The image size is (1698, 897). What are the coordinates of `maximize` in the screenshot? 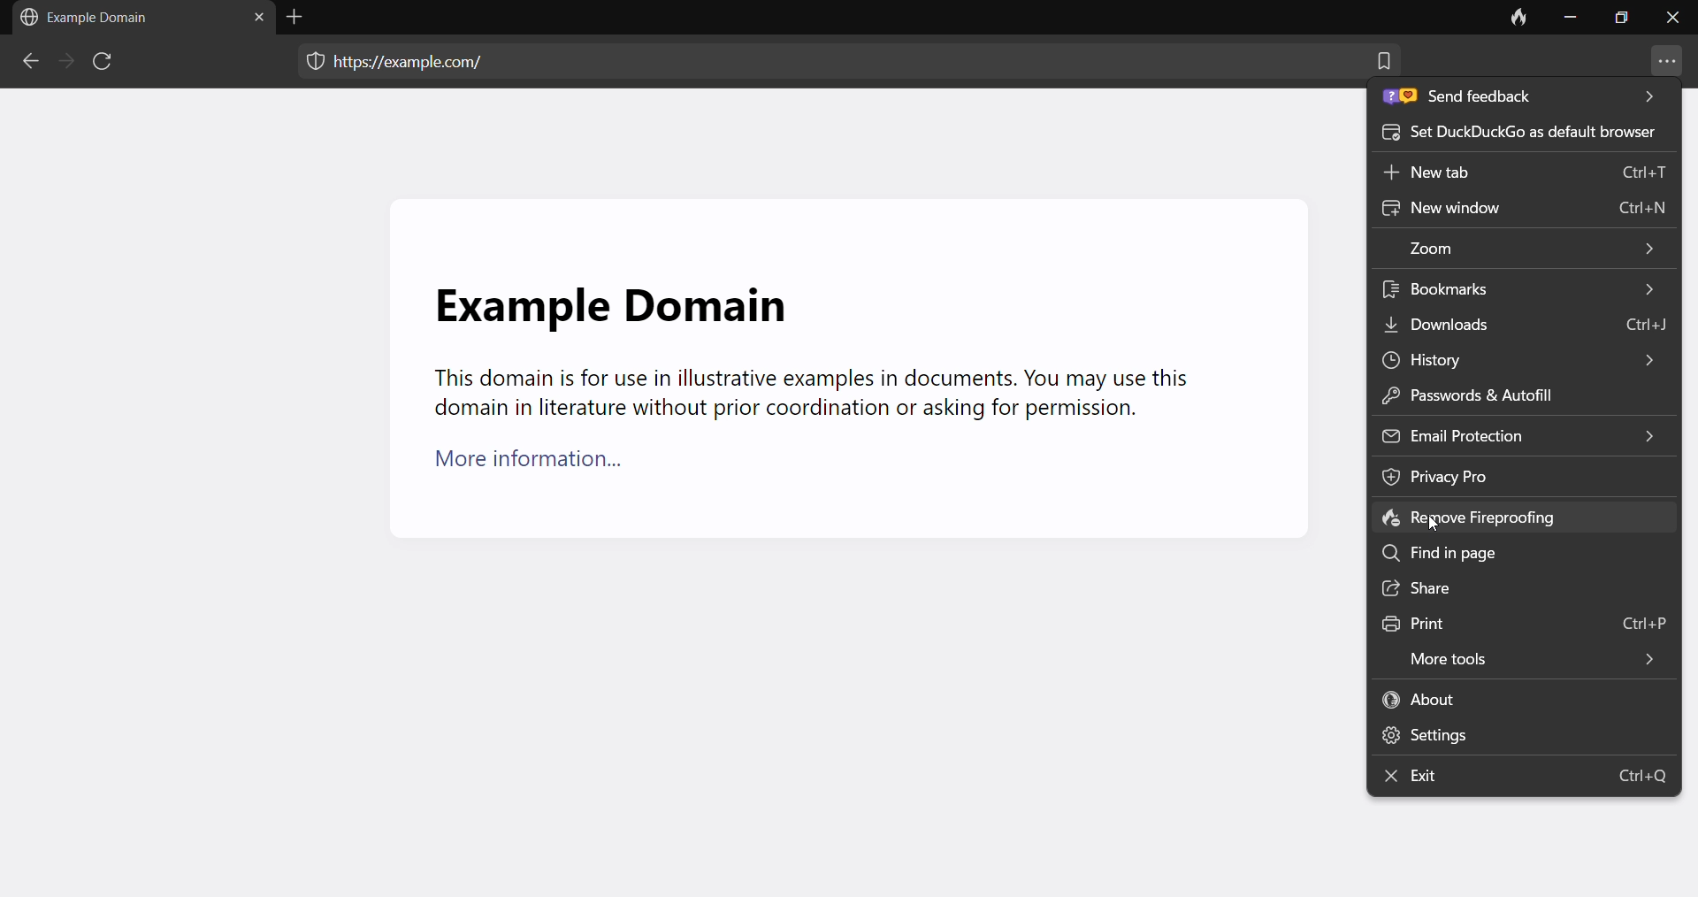 It's located at (1619, 21).